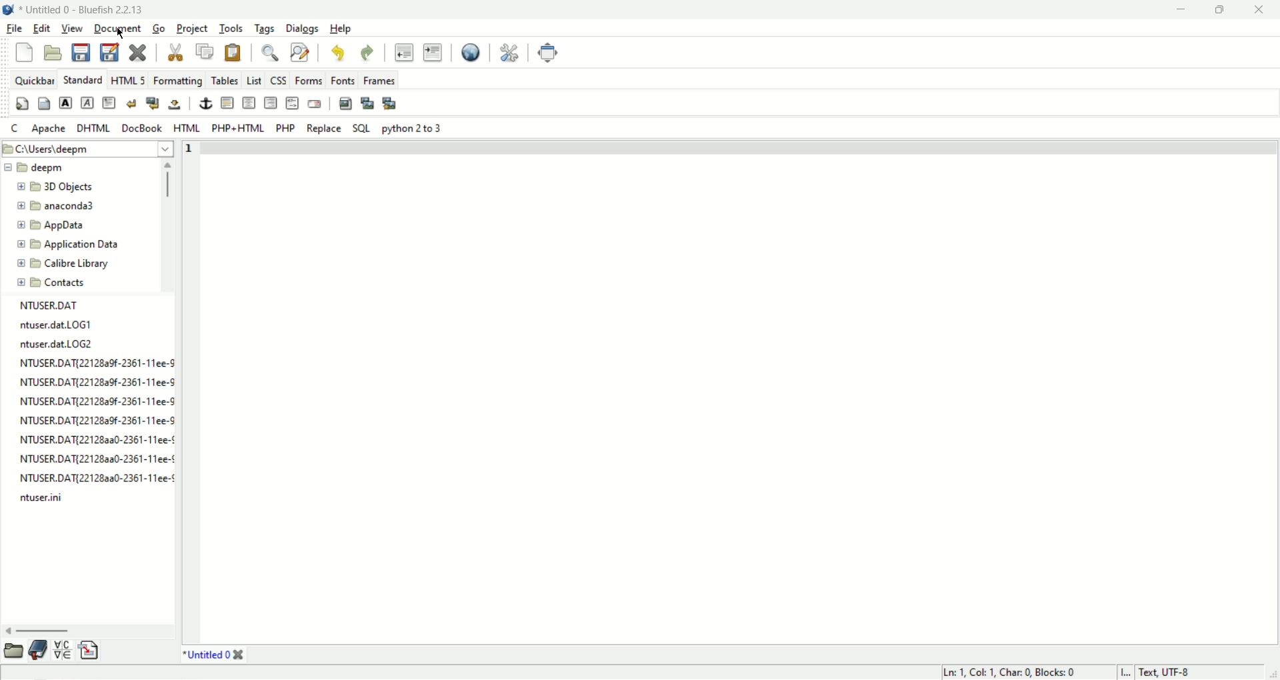  What do you see at coordinates (128, 81) in the screenshot?
I see `HTML5` at bounding box center [128, 81].